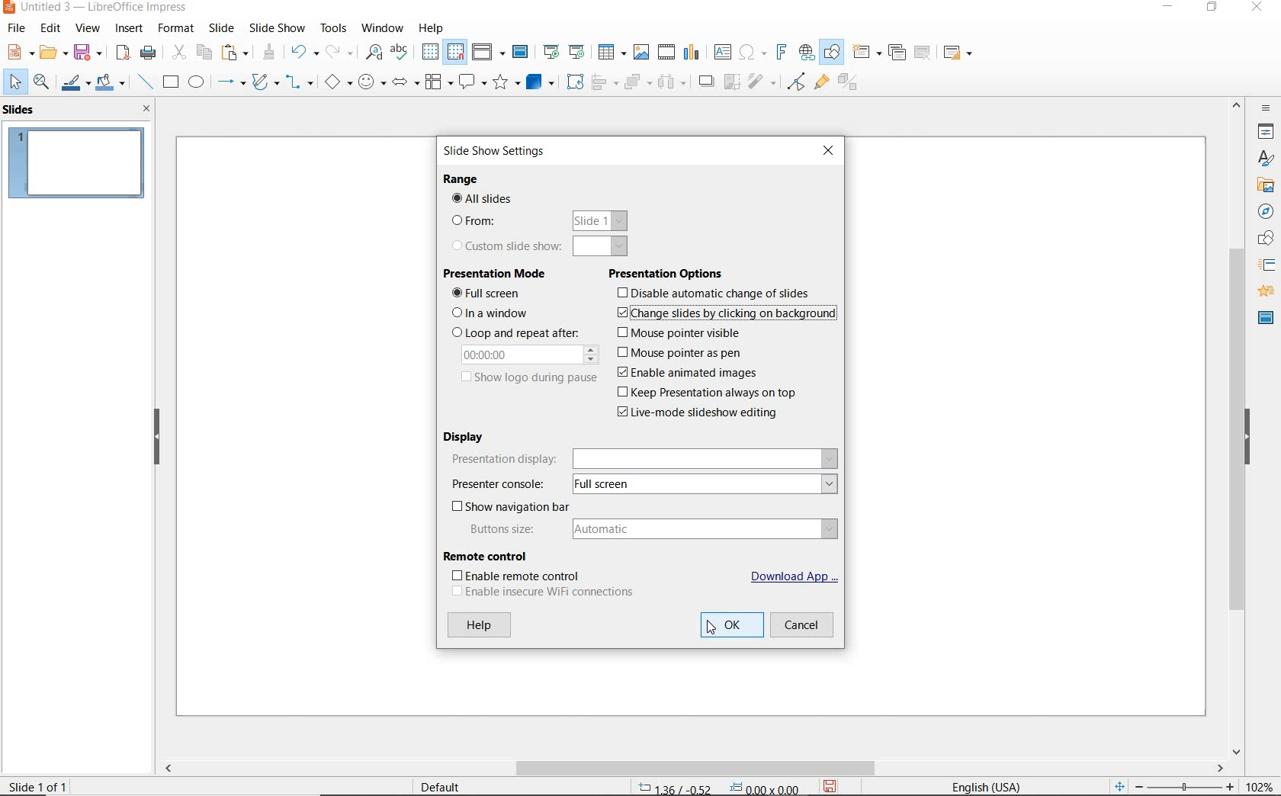 This screenshot has height=796, width=1281. What do you see at coordinates (1265, 213) in the screenshot?
I see `NAVIGATOR` at bounding box center [1265, 213].